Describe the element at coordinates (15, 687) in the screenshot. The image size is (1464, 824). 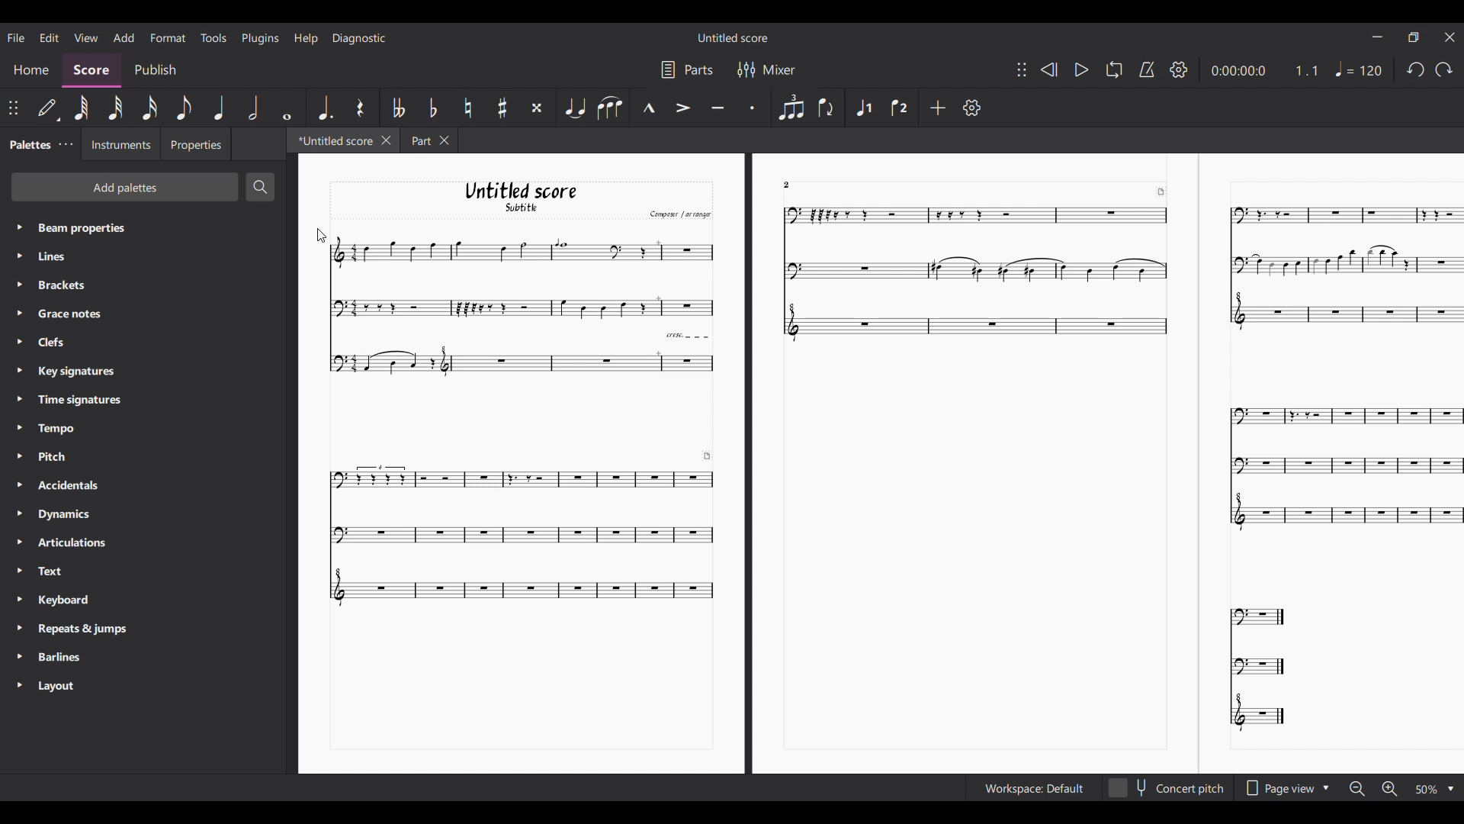
I see `` at that location.